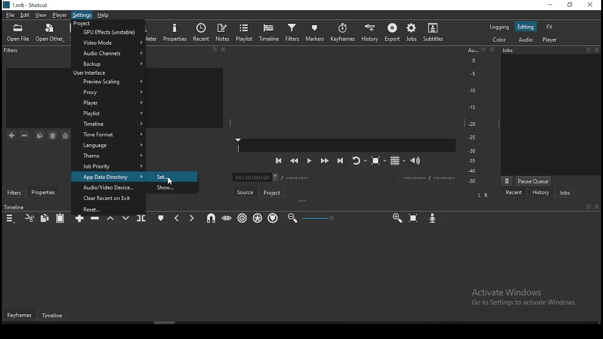  What do you see at coordinates (587, 49) in the screenshot?
I see `Bookmark` at bounding box center [587, 49].